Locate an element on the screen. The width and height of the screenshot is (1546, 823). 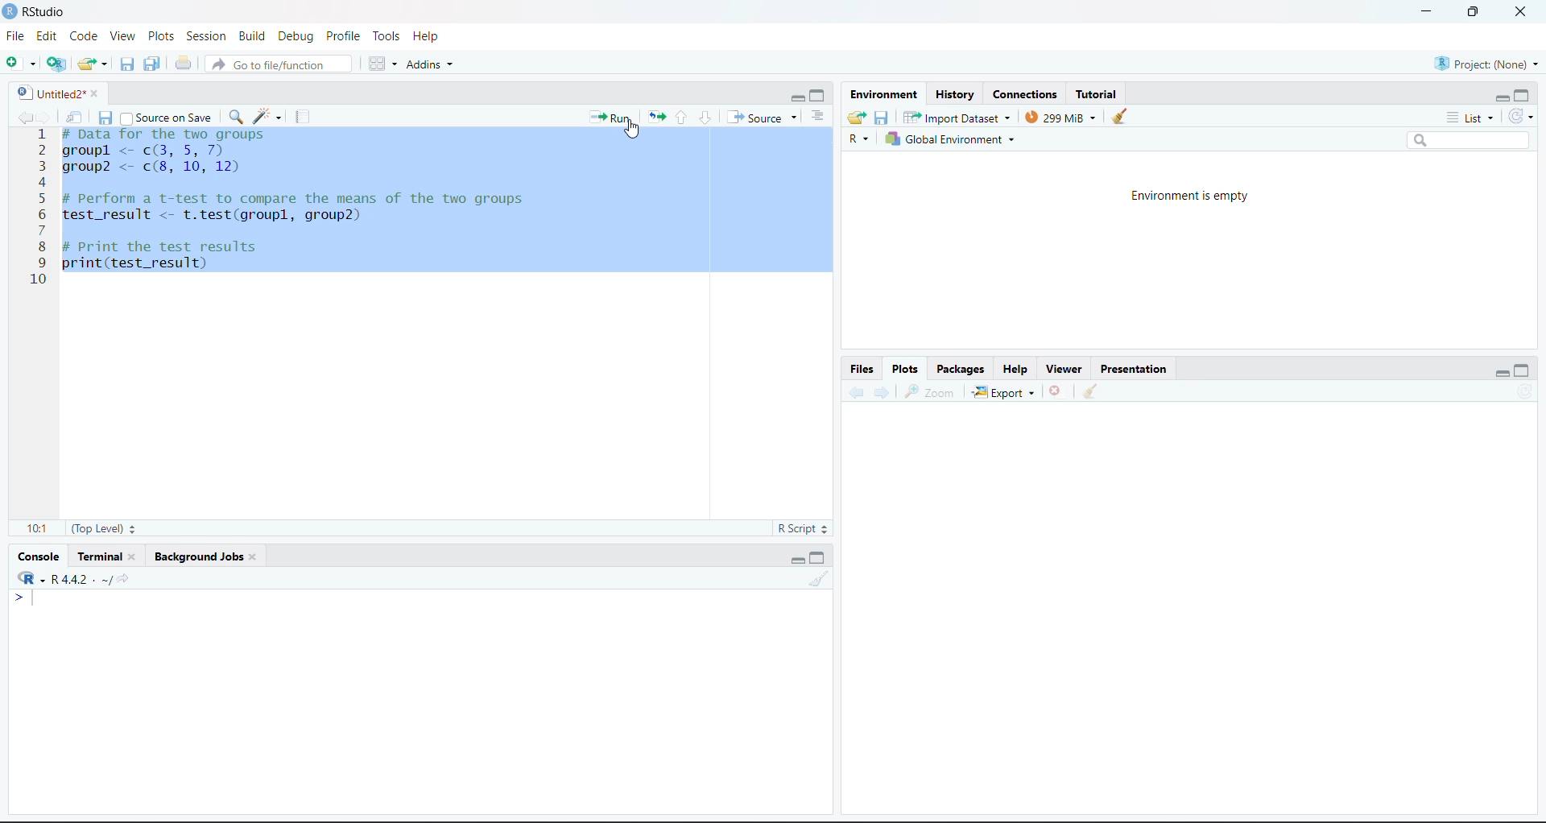
list is located at coordinates (1474, 118).